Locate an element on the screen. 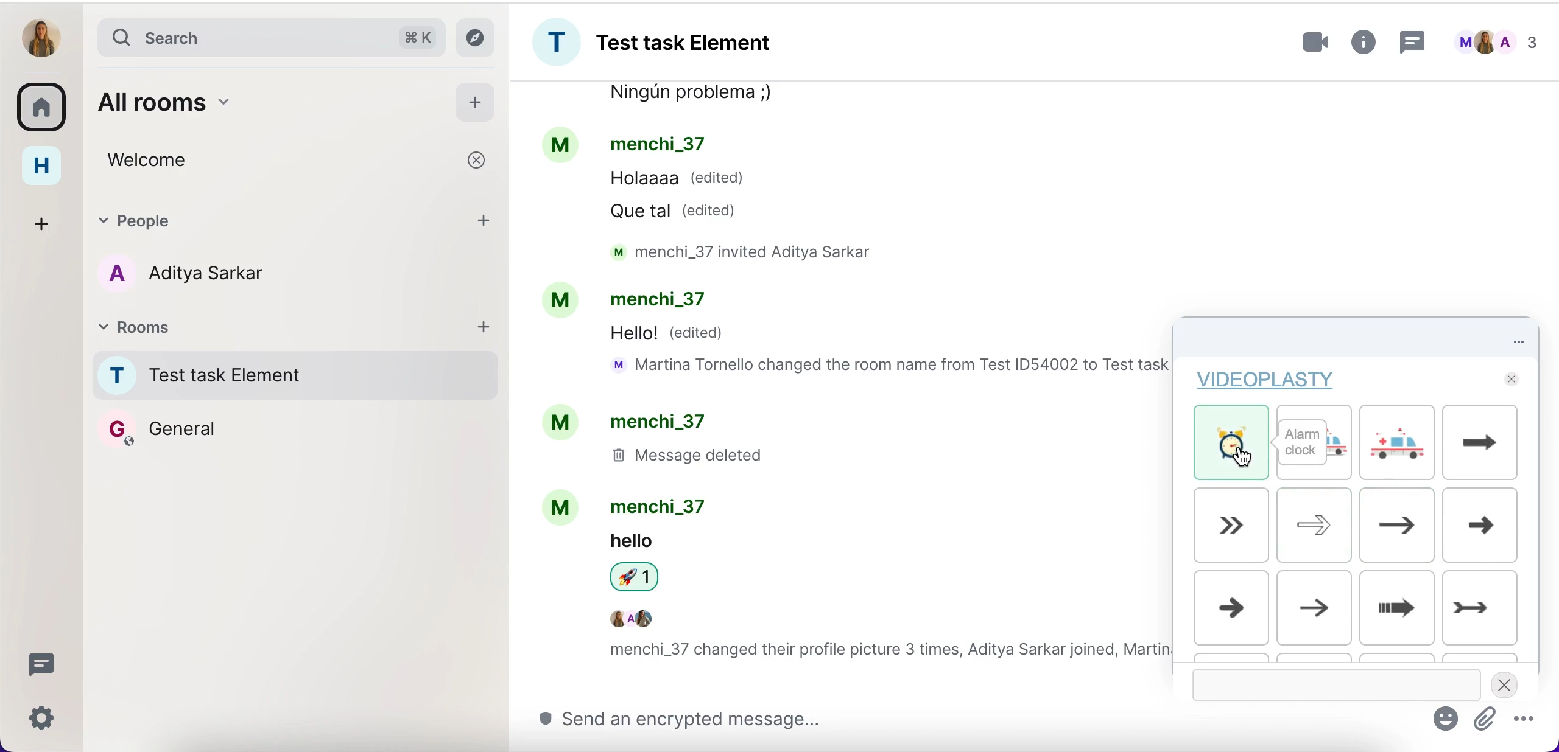 Image resolution: width=1559 pixels, height=752 pixels. gif12 is located at coordinates (1480, 607).